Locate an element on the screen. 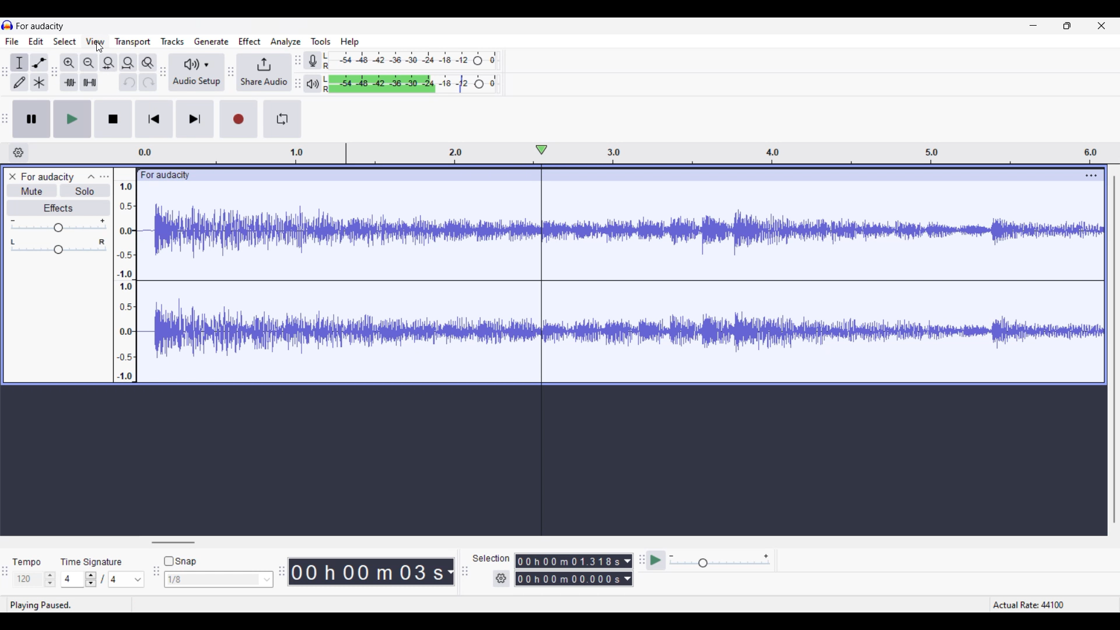  Timeline settings is located at coordinates (19, 153).